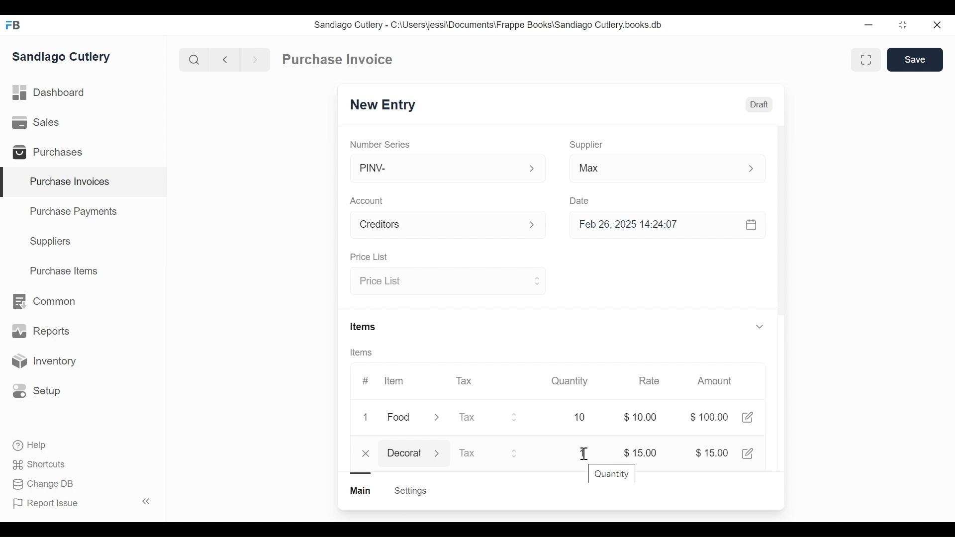 This screenshot has width=955, height=537. I want to click on Tax, so click(478, 417).